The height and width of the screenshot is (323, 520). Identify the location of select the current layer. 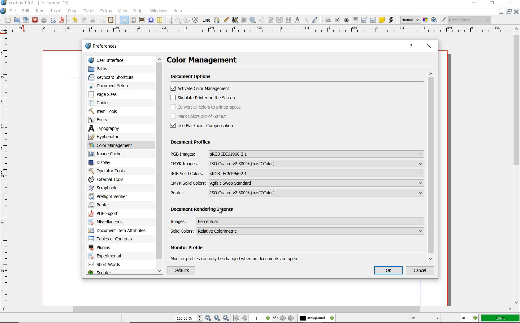
(316, 318).